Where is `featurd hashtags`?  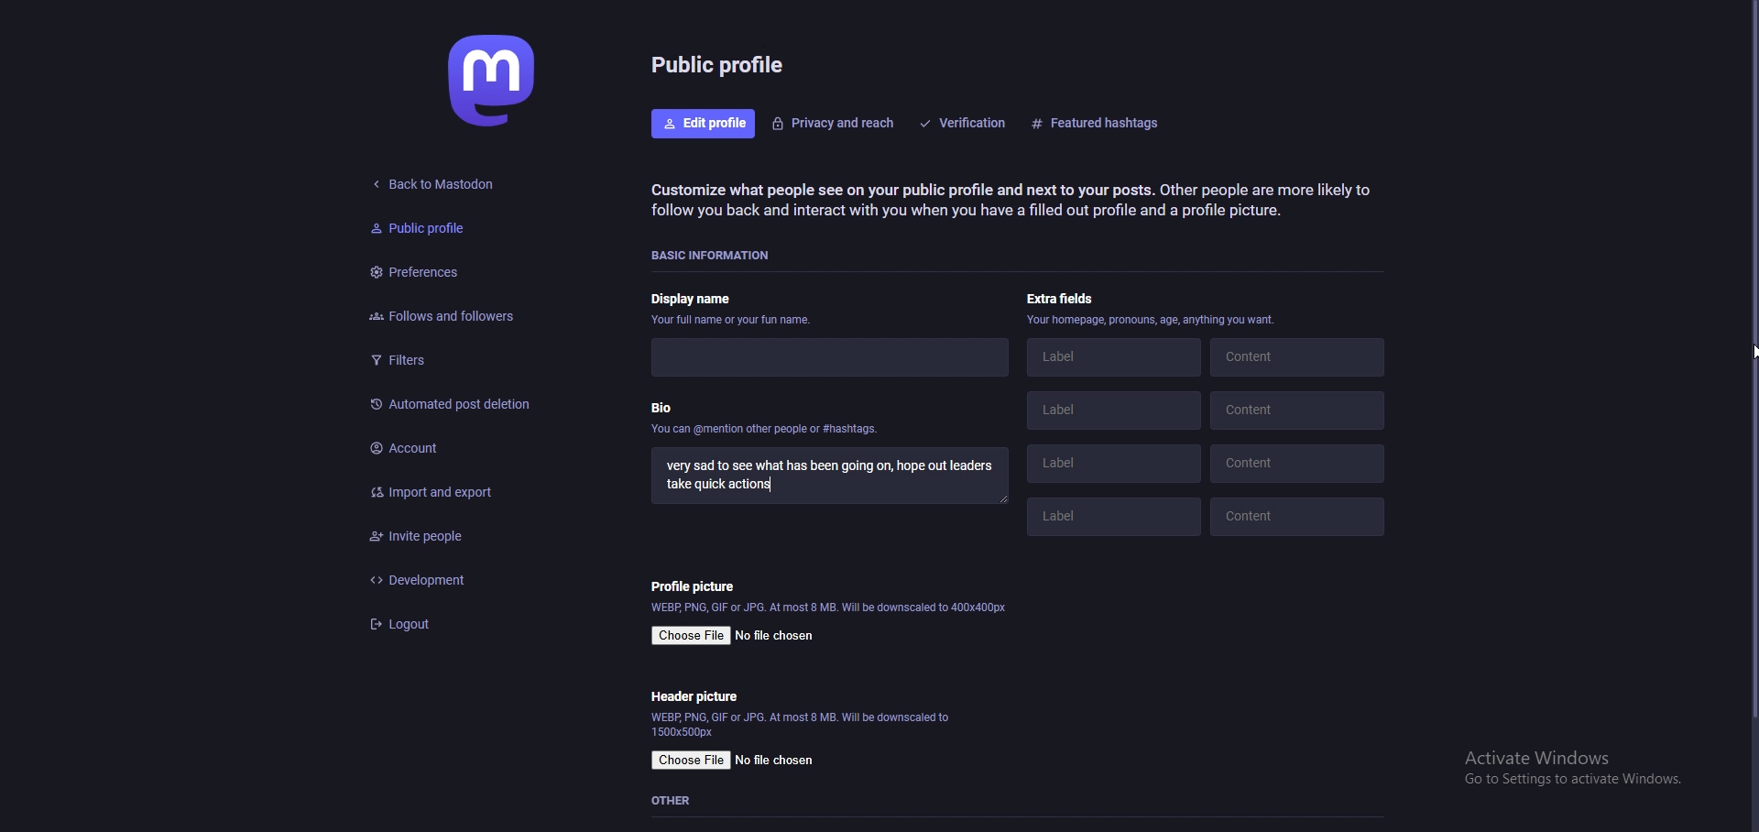
featurd hashtags is located at coordinates (1101, 123).